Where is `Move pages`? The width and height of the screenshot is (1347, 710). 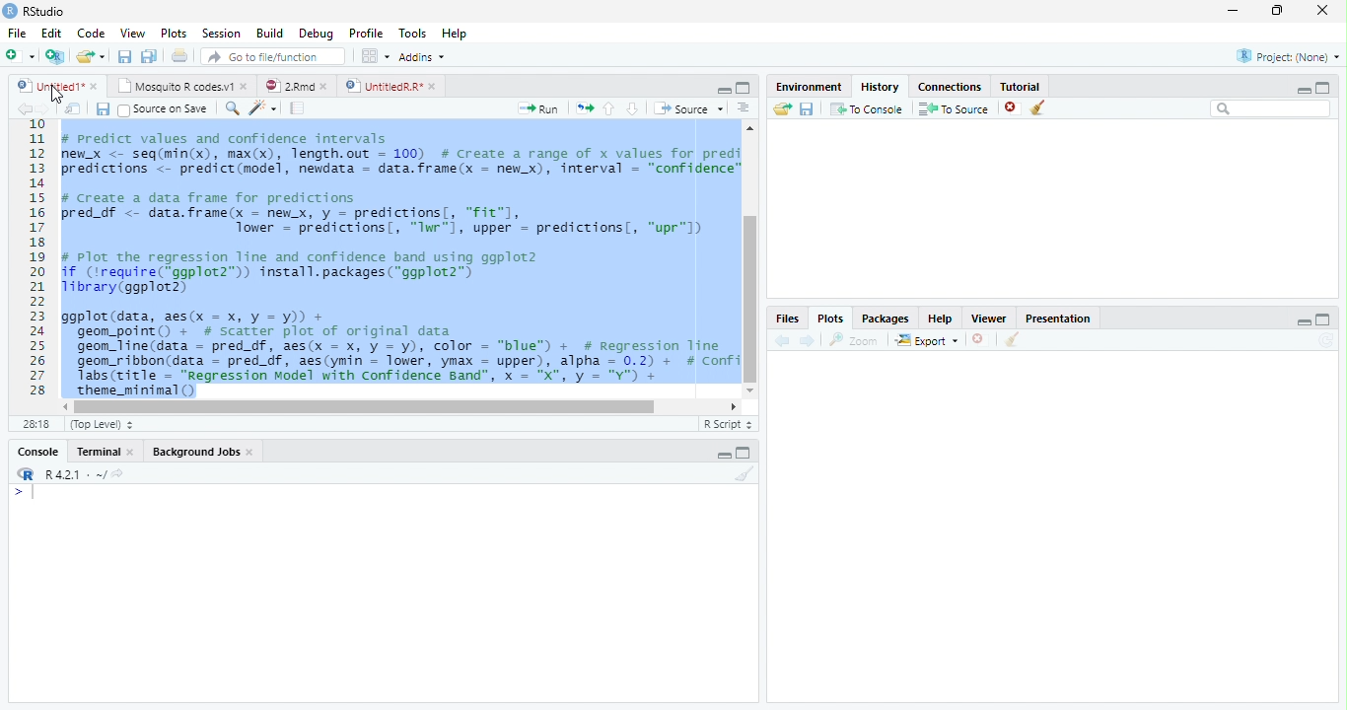
Move pages is located at coordinates (582, 107).